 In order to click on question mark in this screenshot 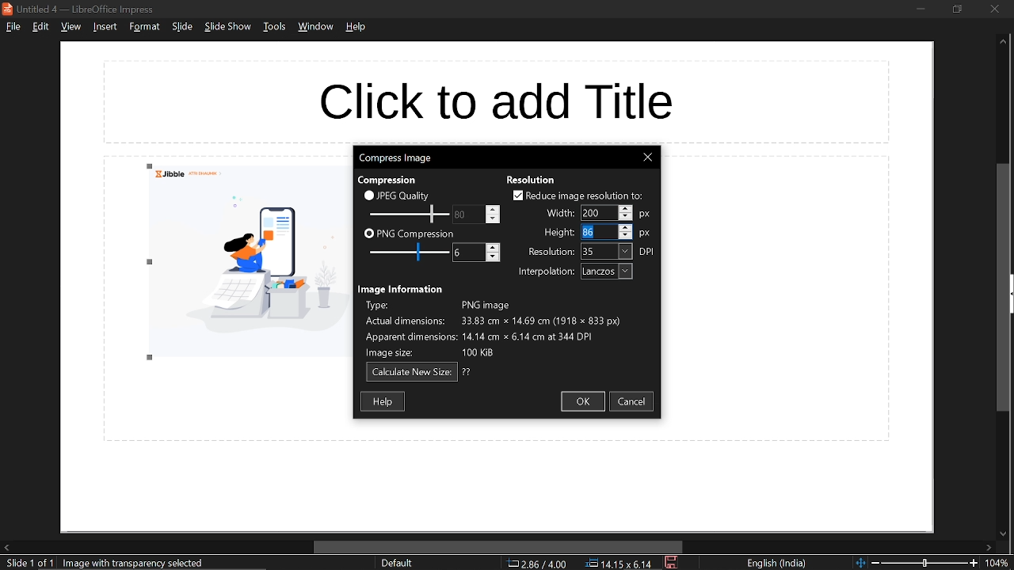, I will do `click(467, 372)`.